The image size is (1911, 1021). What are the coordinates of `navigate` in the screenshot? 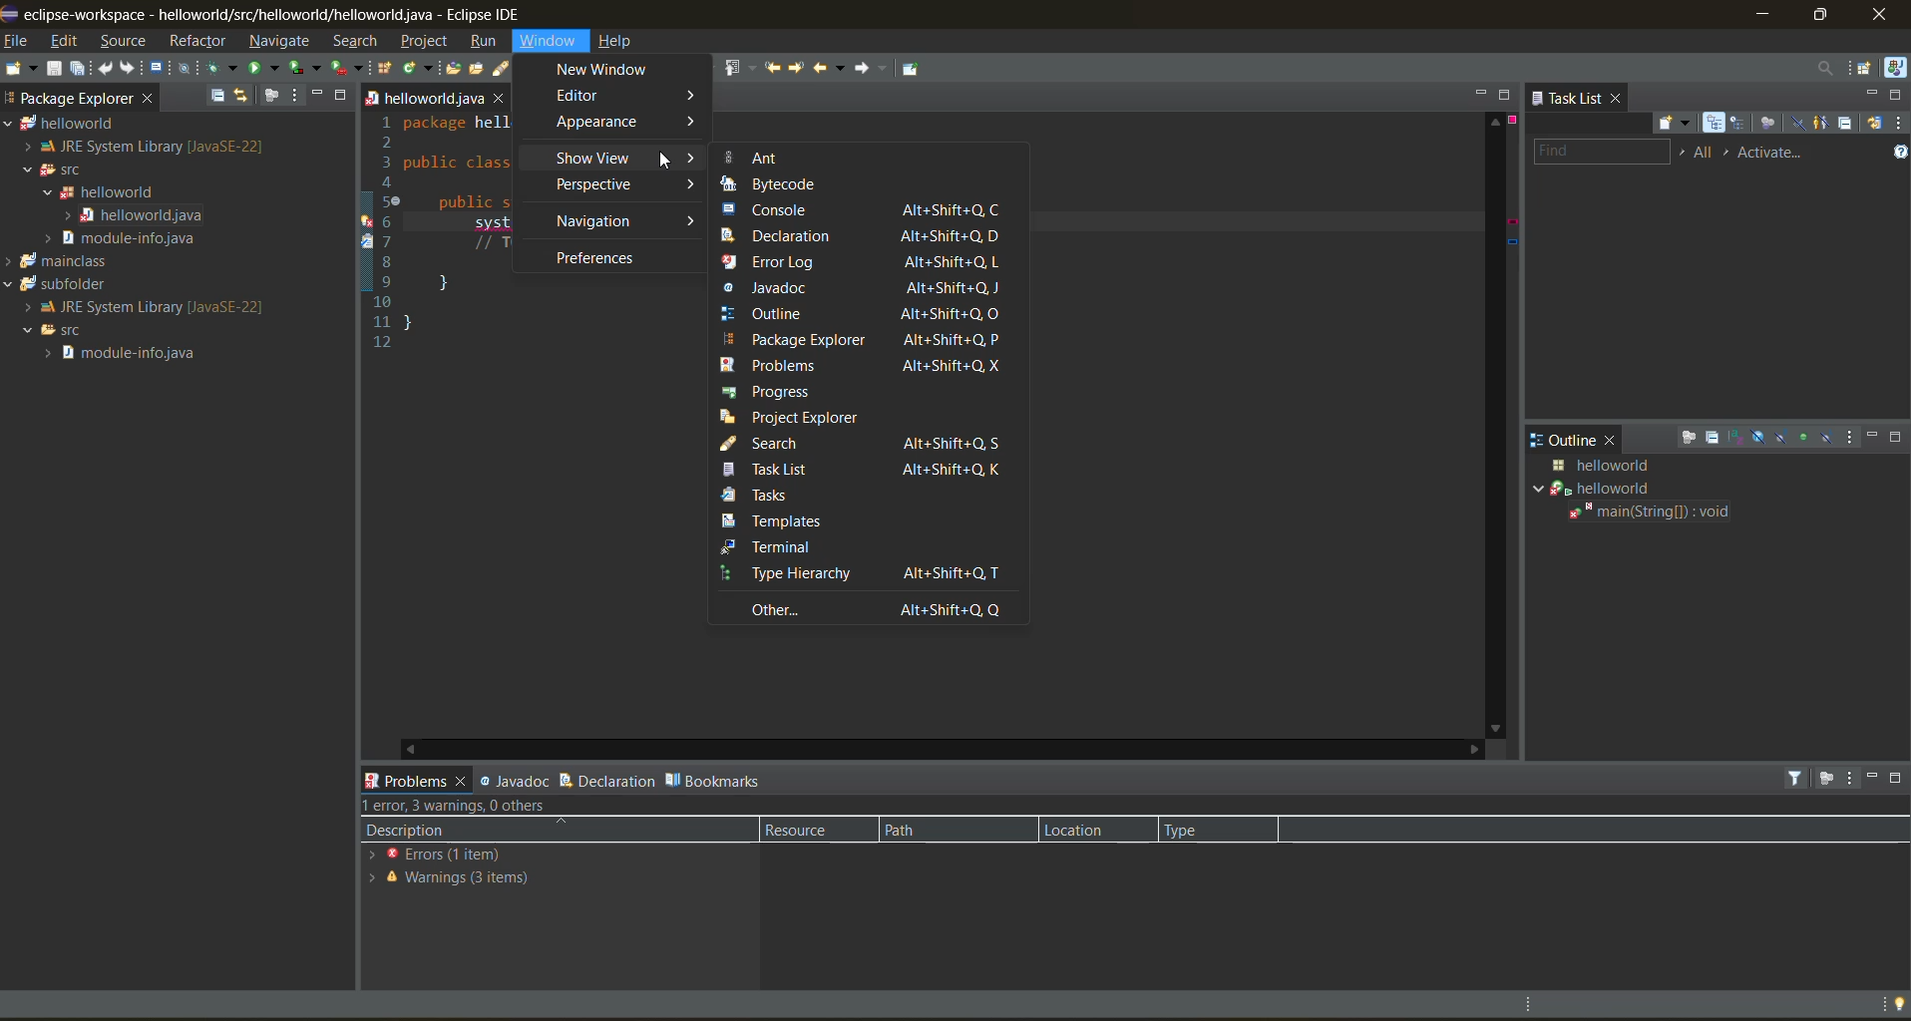 It's located at (278, 43).